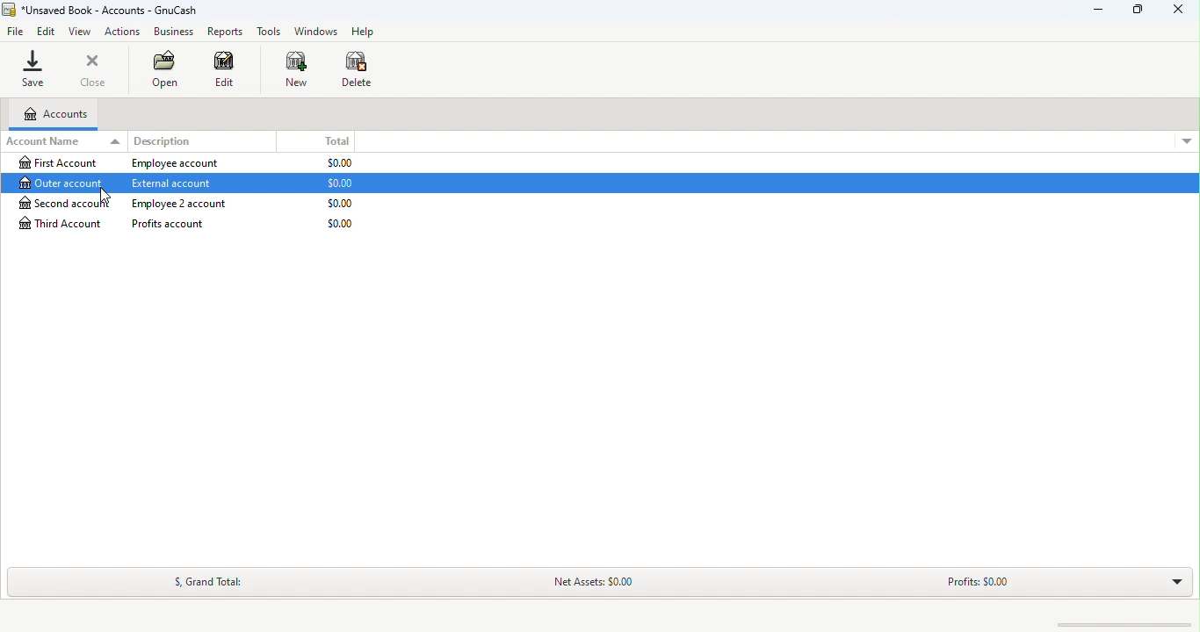 The height and width of the screenshot is (632, 1200). What do you see at coordinates (192, 163) in the screenshot?
I see `First account` at bounding box center [192, 163].